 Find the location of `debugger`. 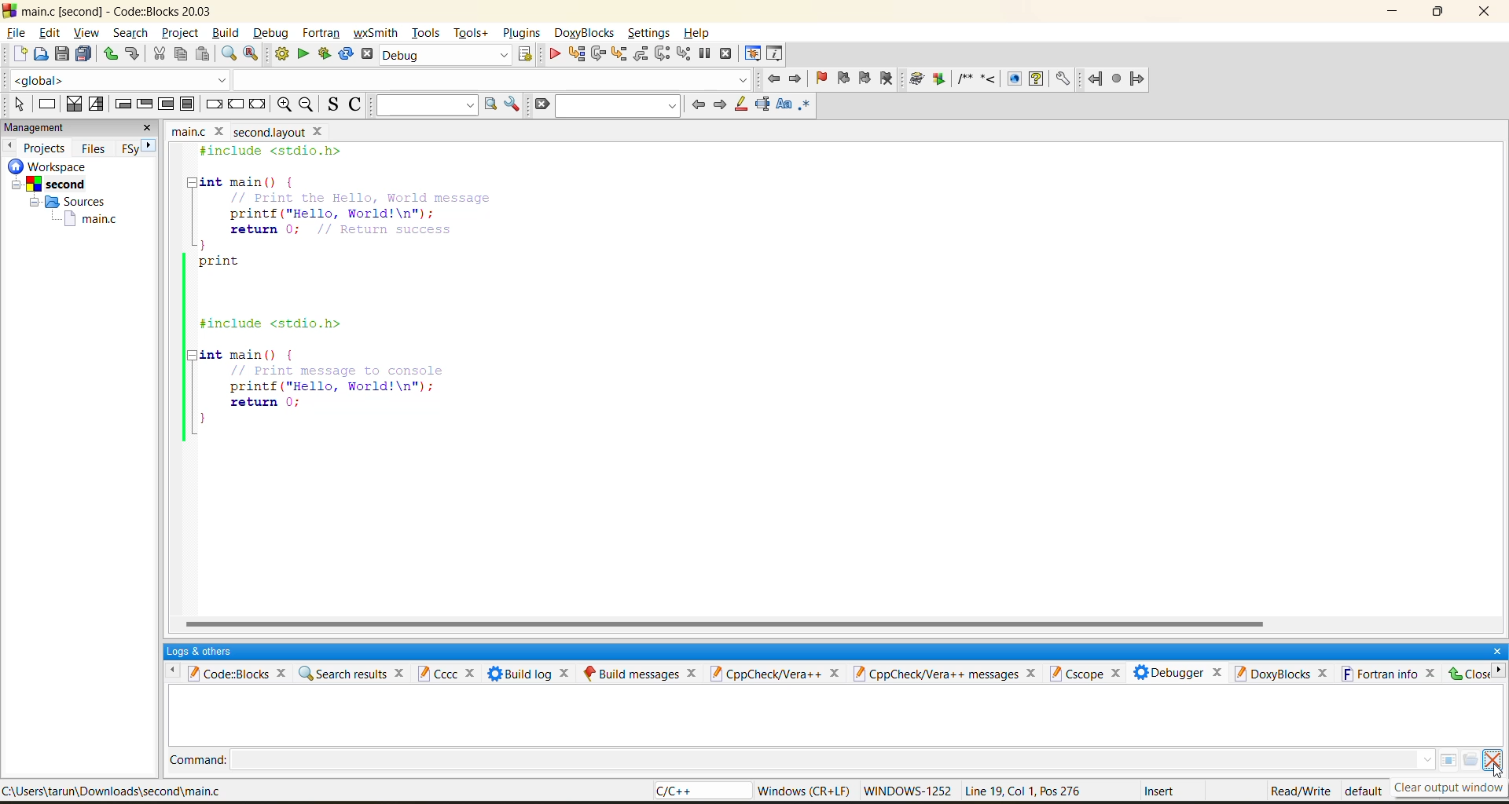

debugger is located at coordinates (1181, 674).